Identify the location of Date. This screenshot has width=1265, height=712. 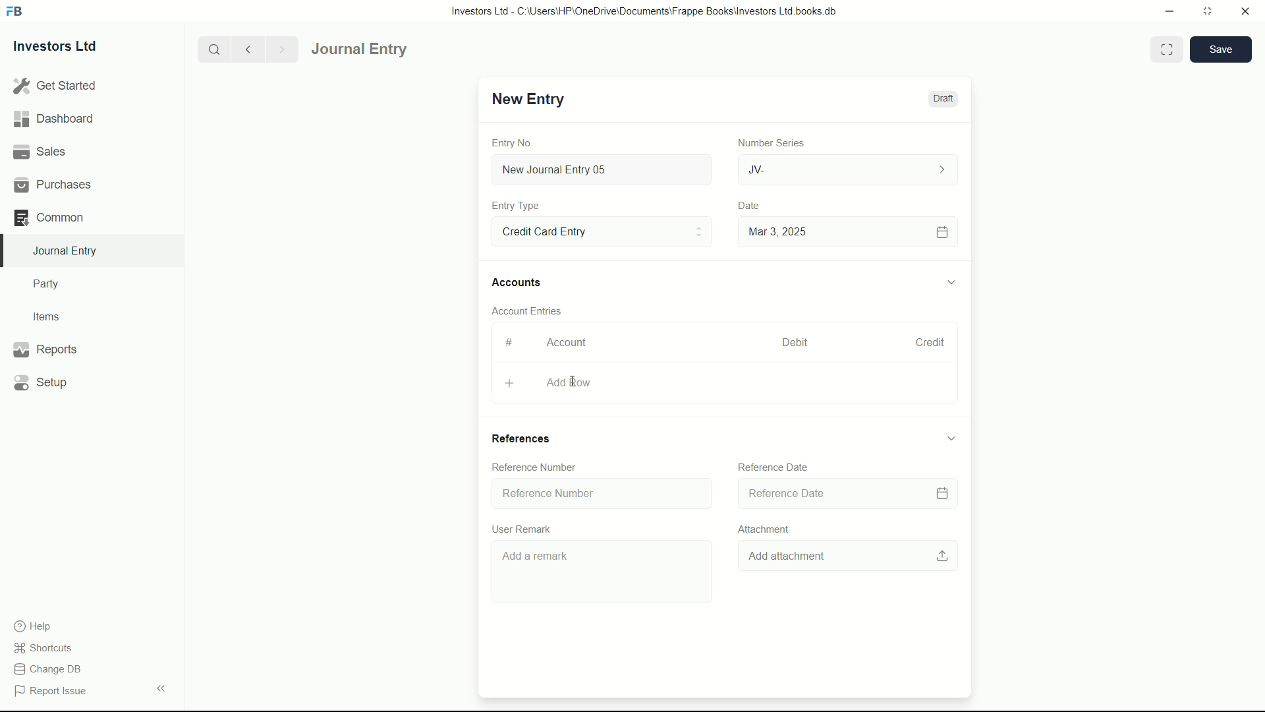
(750, 206).